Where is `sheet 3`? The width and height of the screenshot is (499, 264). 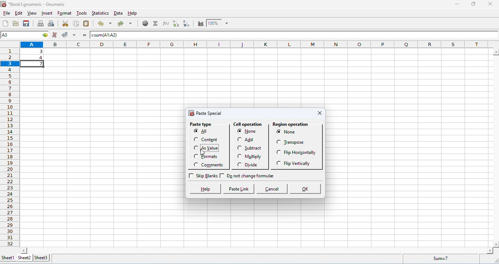
sheet 3 is located at coordinates (41, 258).